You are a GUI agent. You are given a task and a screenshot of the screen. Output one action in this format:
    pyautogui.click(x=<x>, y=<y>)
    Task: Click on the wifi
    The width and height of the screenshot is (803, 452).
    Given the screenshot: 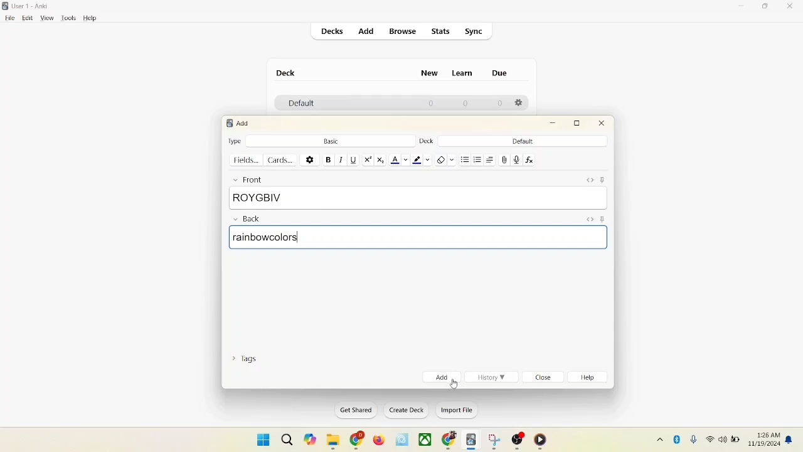 What is the action you would take?
    pyautogui.click(x=709, y=439)
    